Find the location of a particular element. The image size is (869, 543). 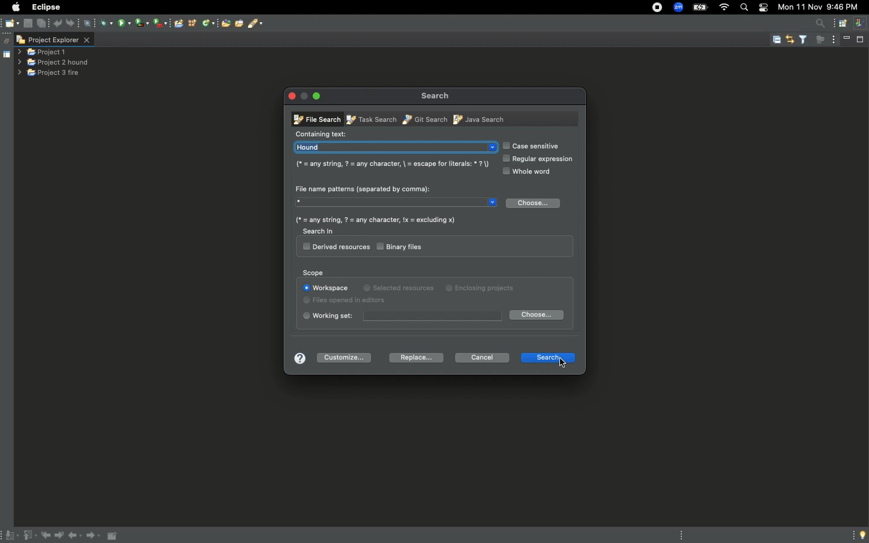

battery is located at coordinates (702, 7).